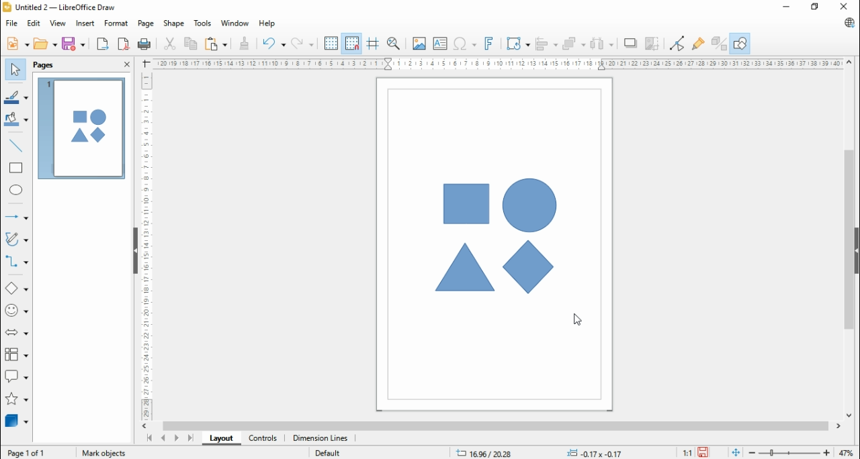 The height and width of the screenshot is (459, 860). What do you see at coordinates (742, 42) in the screenshot?
I see `show draw functions` at bounding box center [742, 42].